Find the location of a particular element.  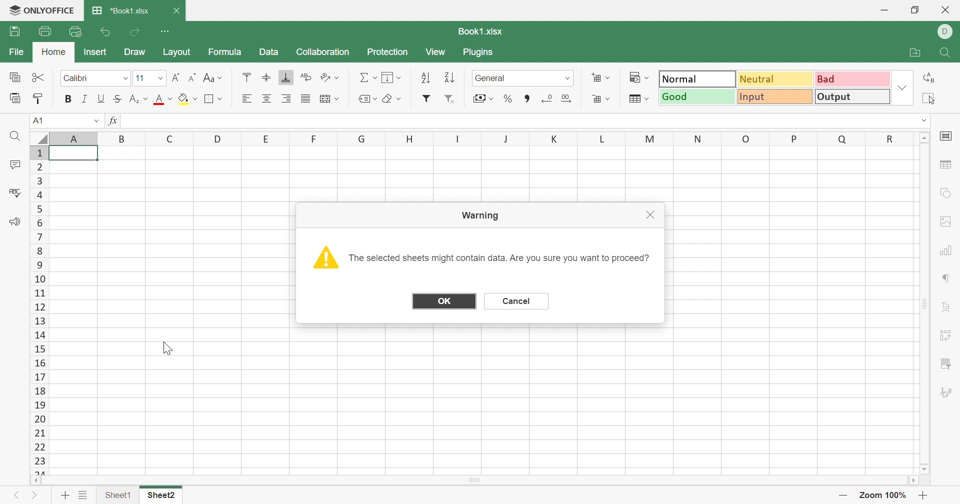

Remove cells is located at coordinates (596, 99).